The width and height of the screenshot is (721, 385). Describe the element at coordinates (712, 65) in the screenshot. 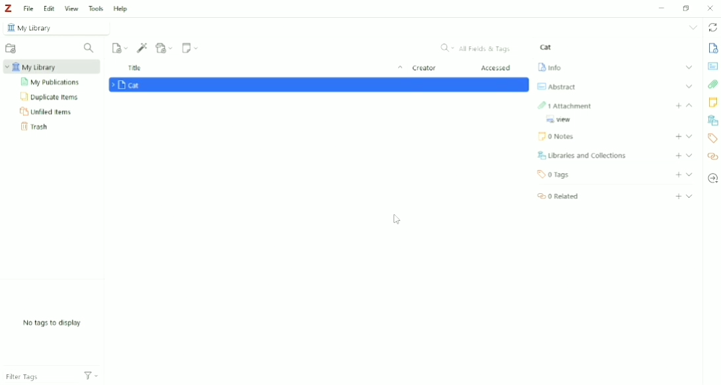

I see `Abstract` at that location.